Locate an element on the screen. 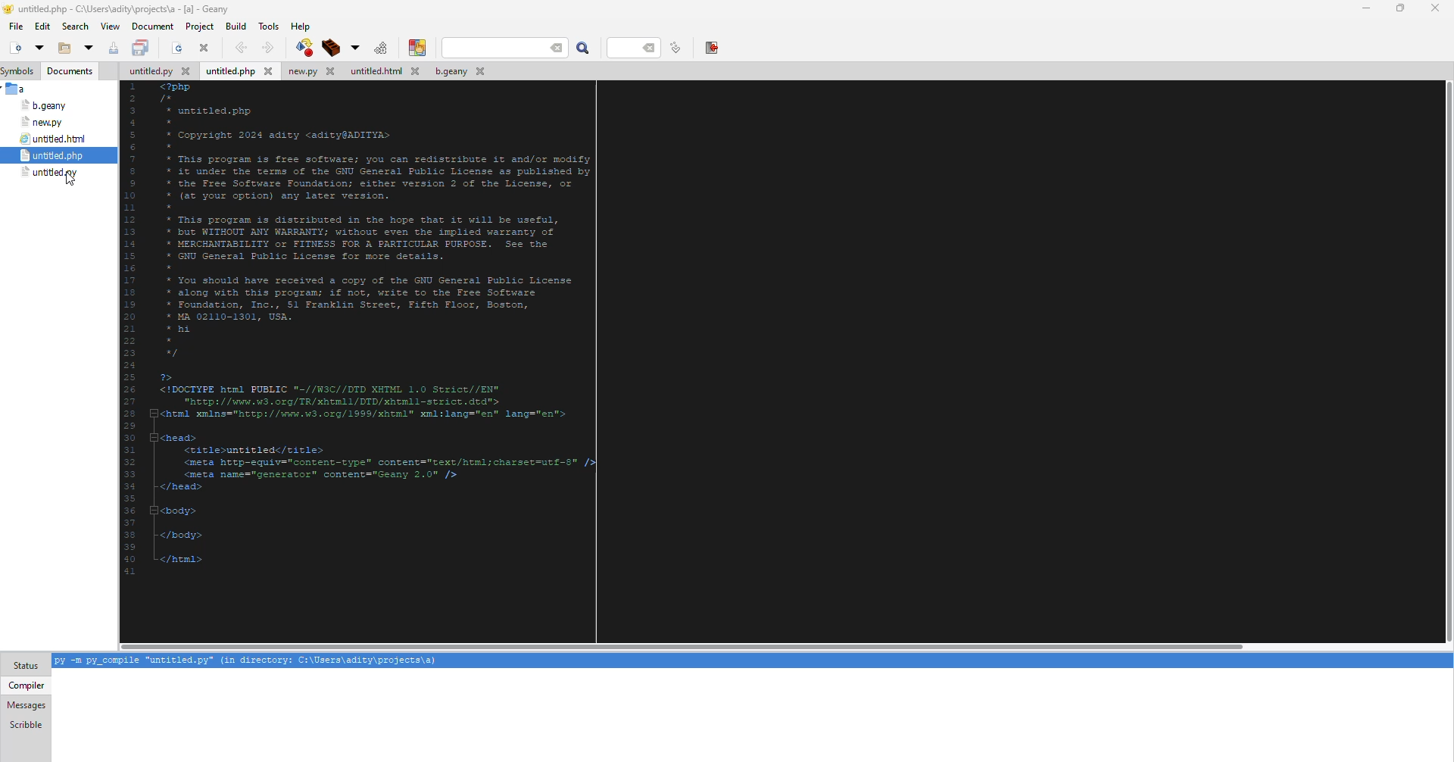 The image size is (1454, 762). save is located at coordinates (113, 47).